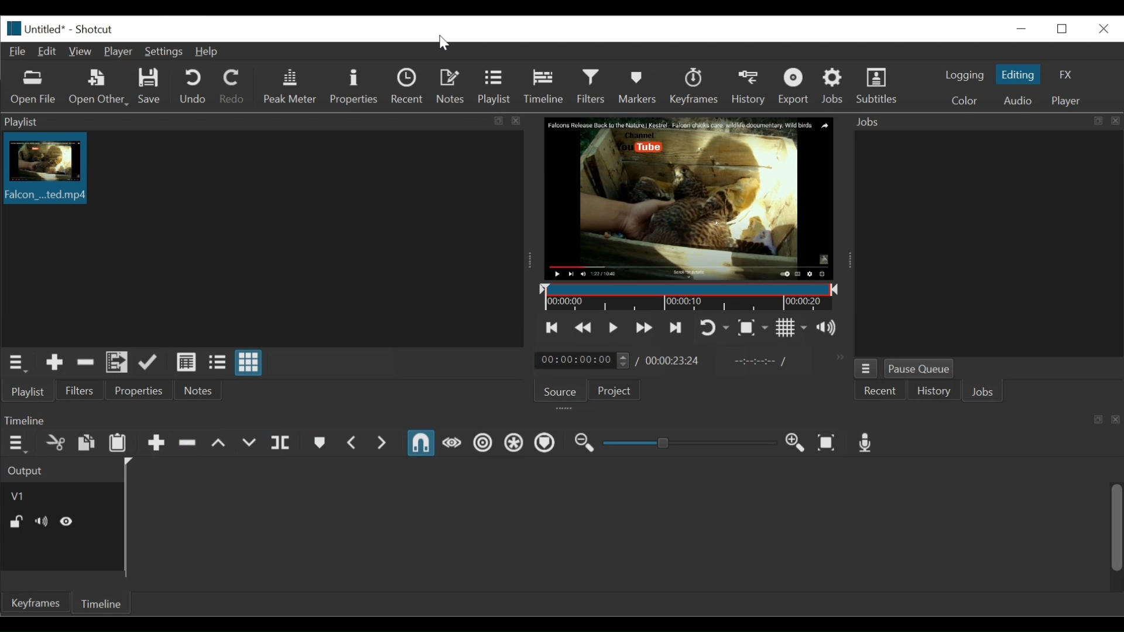 Image resolution: width=1124 pixels, height=632 pixels. What do you see at coordinates (591, 86) in the screenshot?
I see `Filters` at bounding box center [591, 86].